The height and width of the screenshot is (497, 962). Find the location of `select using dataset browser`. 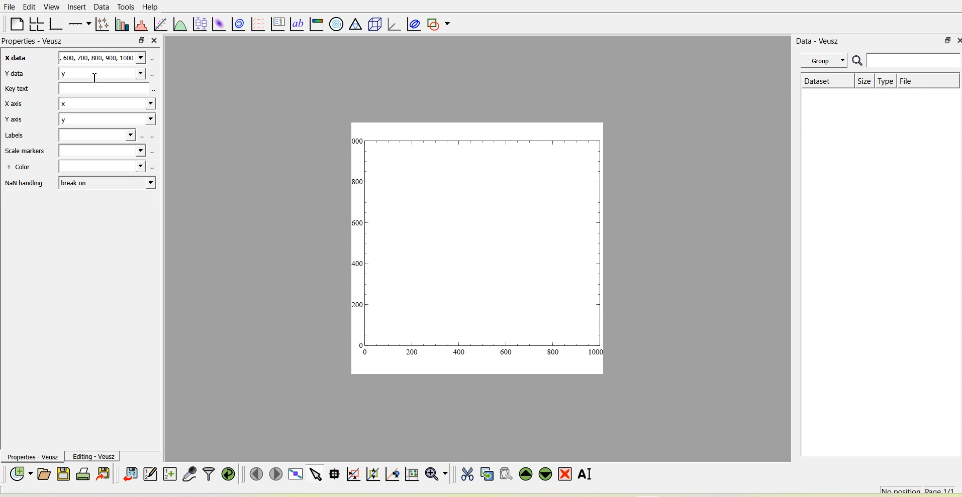

select using dataset browser is located at coordinates (152, 74).